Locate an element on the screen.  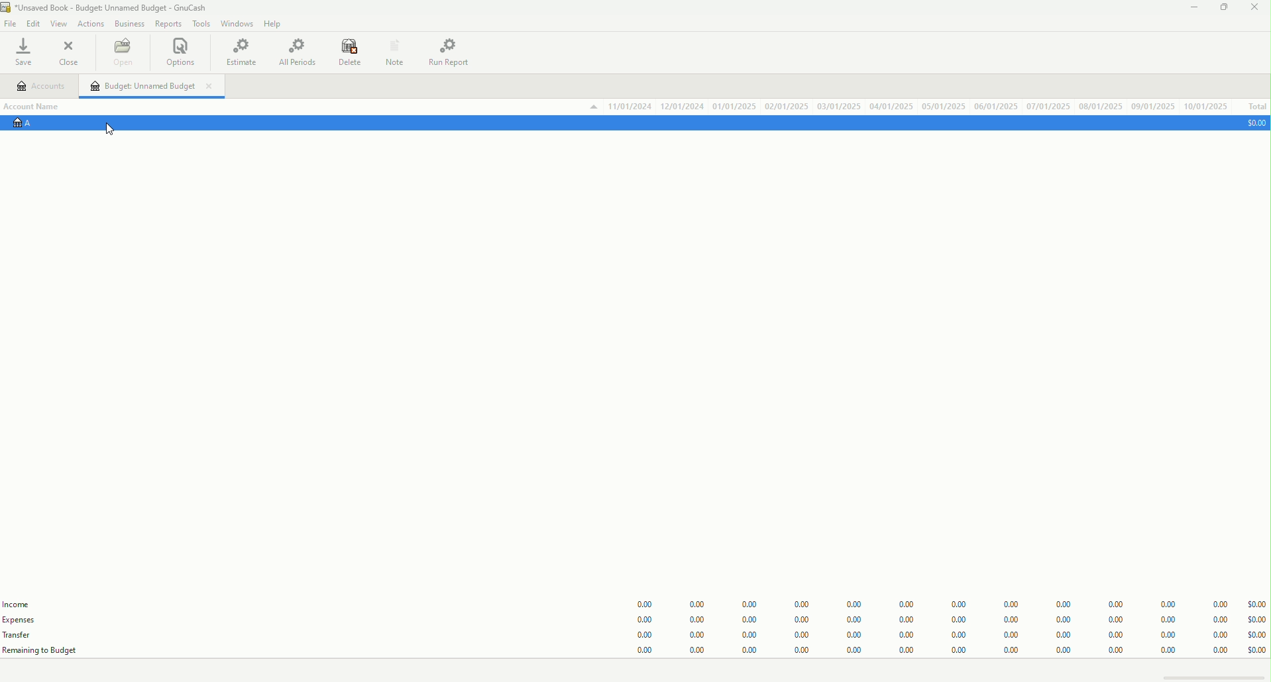
Close is located at coordinates (70, 51).